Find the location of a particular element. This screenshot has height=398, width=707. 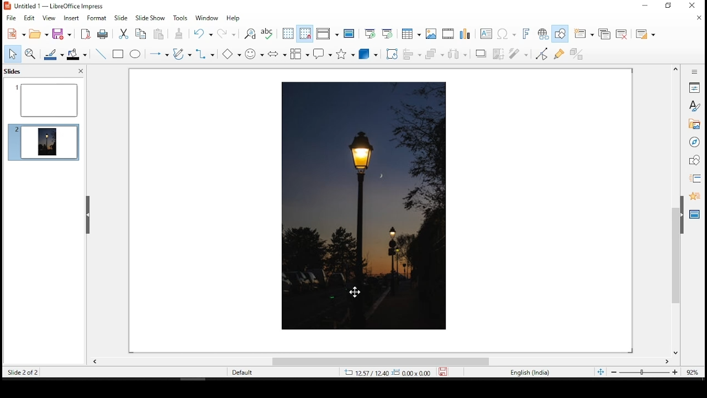

Dimensions is located at coordinates (399, 373).